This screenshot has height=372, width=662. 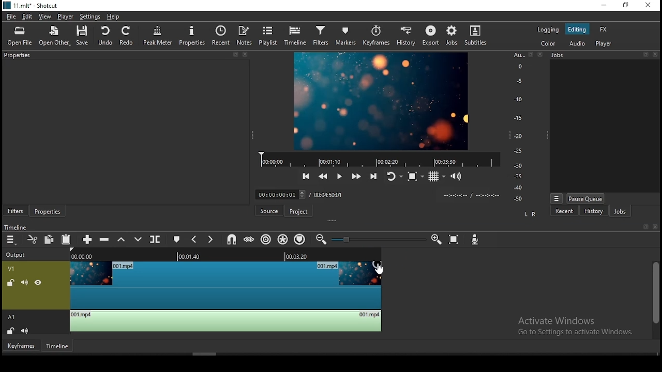 What do you see at coordinates (15, 210) in the screenshot?
I see `filters` at bounding box center [15, 210].